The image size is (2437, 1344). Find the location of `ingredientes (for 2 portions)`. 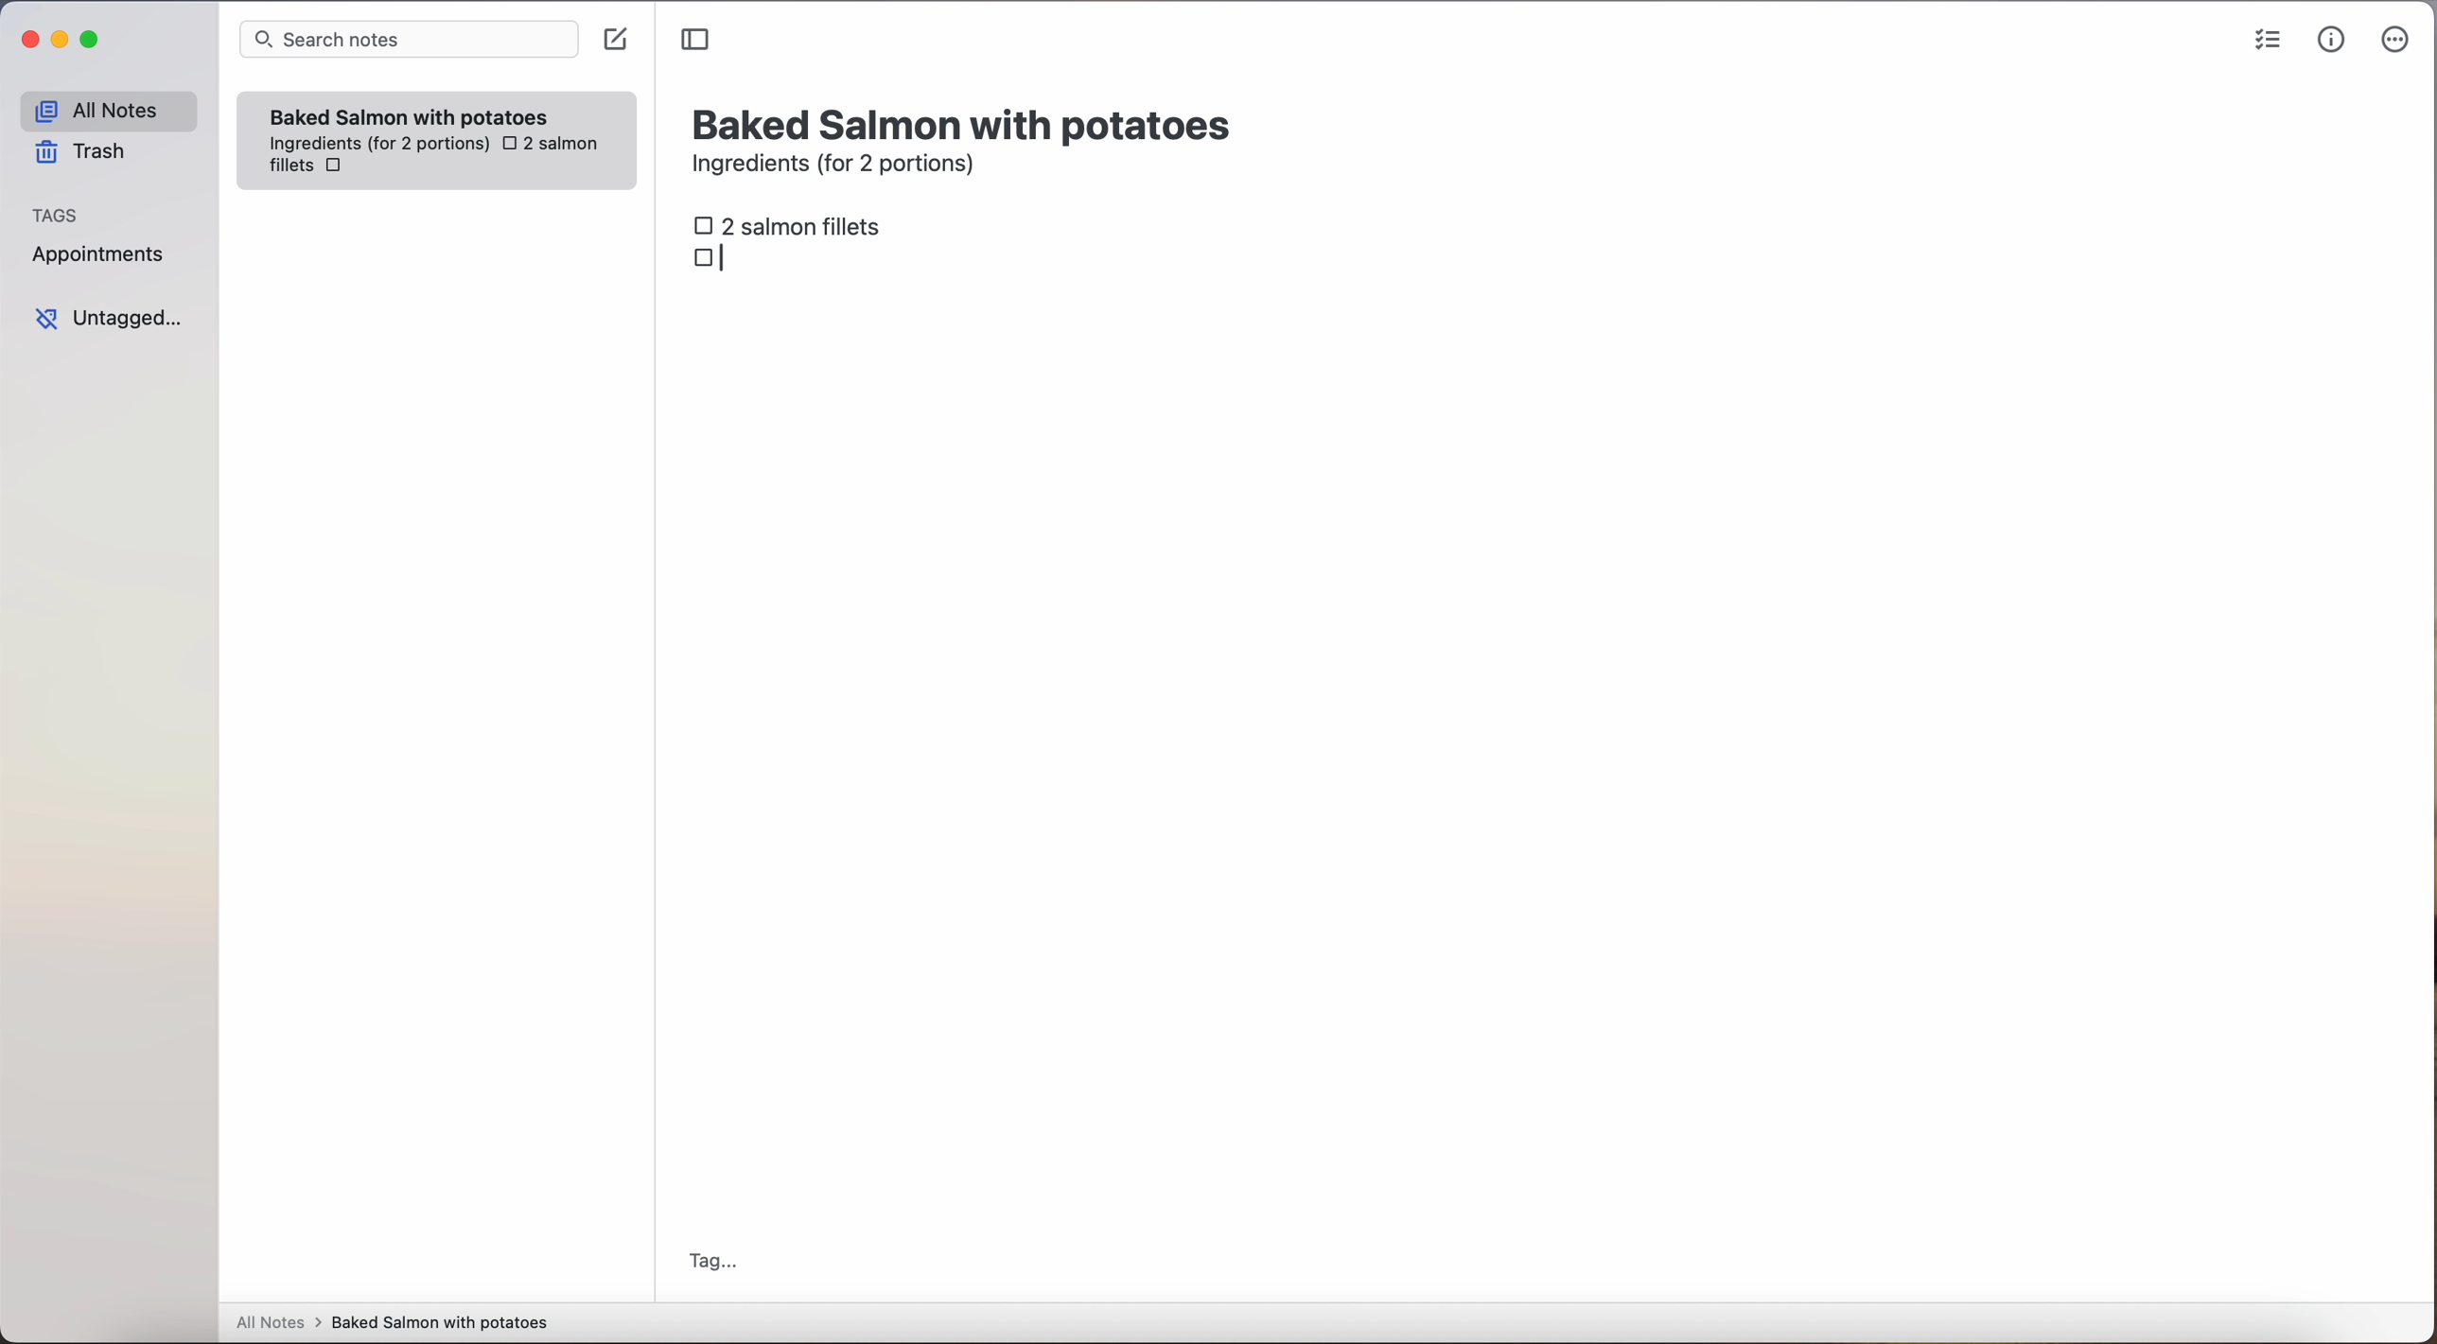

ingredientes (for 2 portions) is located at coordinates (377, 145).